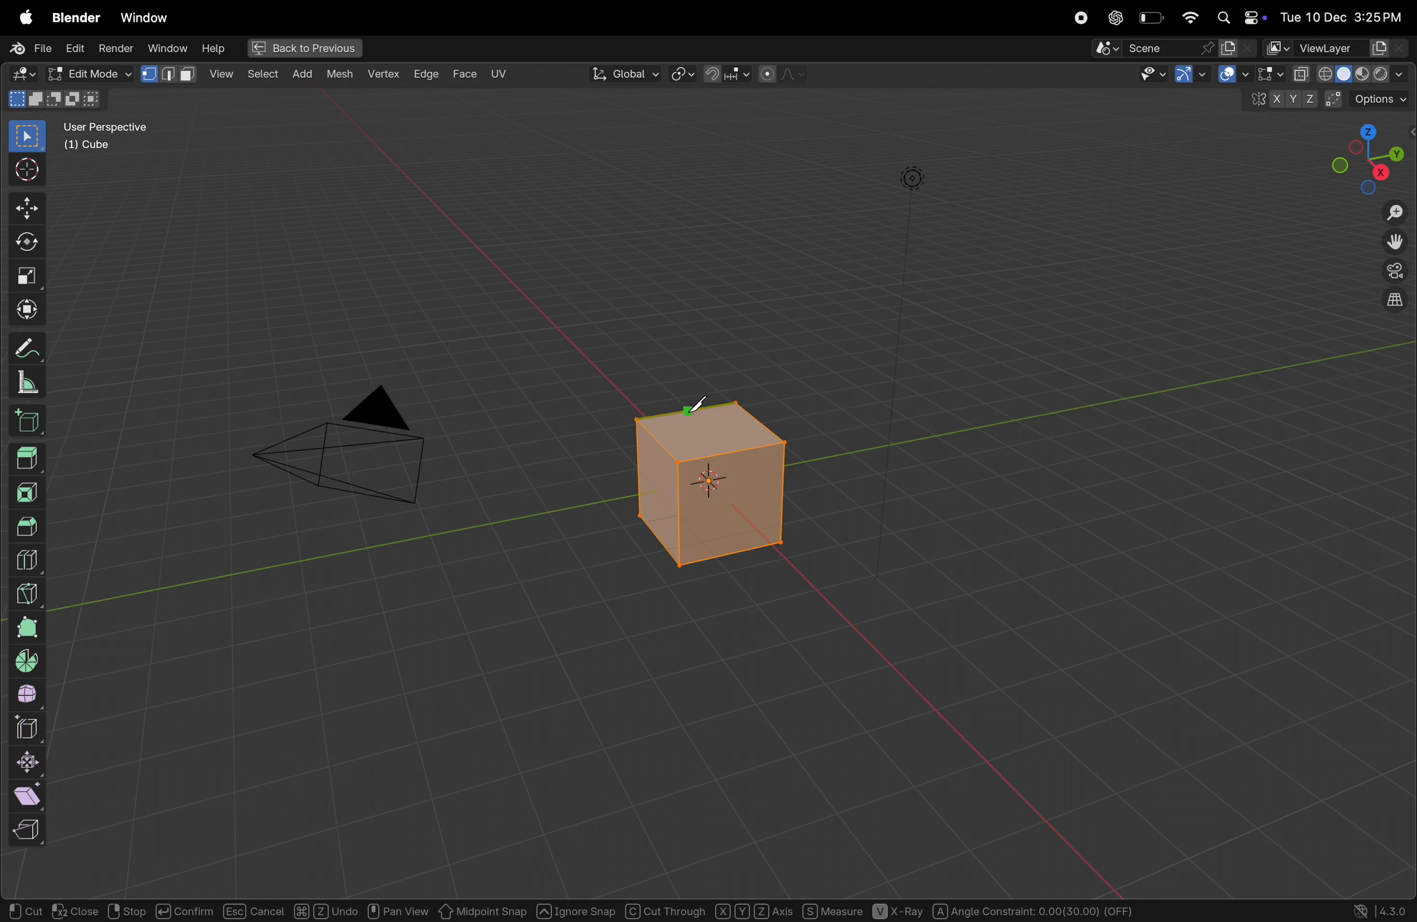 The height and width of the screenshot is (922, 1417). Describe the element at coordinates (1336, 47) in the screenshot. I see `View layer` at that location.